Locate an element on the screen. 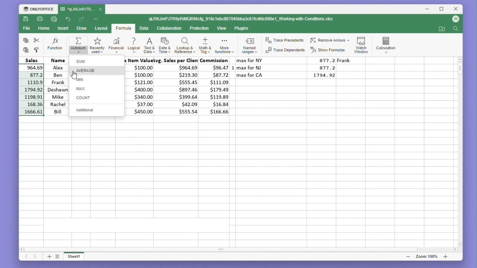 This screenshot has height=268, width=477. copy is located at coordinates (25, 40).